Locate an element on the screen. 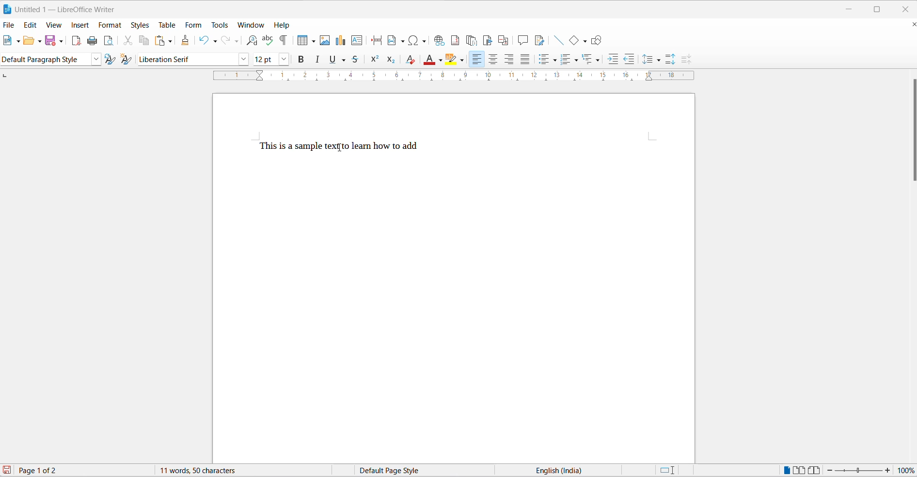  underline options is located at coordinates (347, 60).